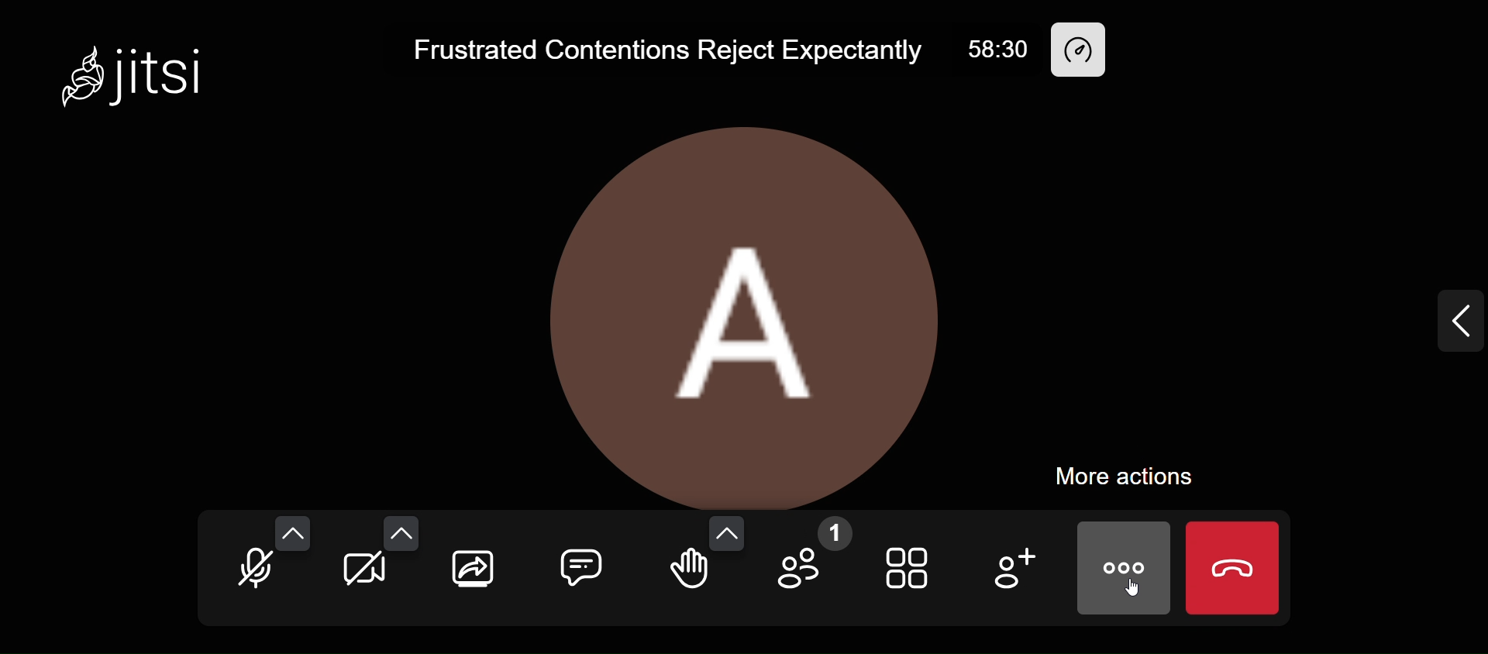  Describe the element at coordinates (1433, 323) in the screenshot. I see `expand` at that location.